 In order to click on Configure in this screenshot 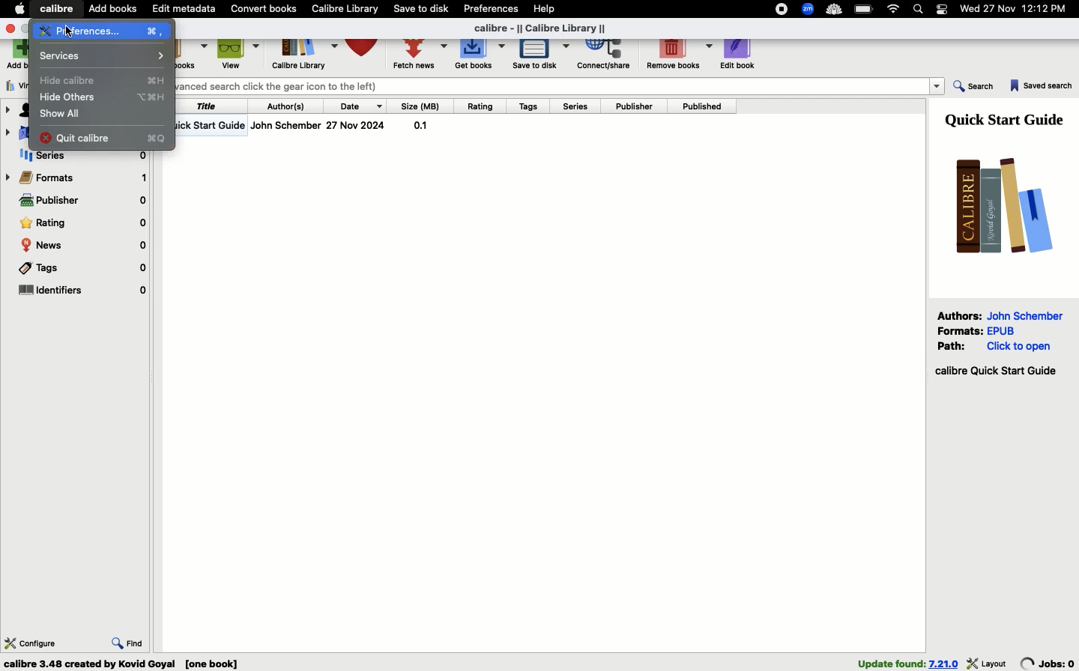, I will do `click(31, 642)`.